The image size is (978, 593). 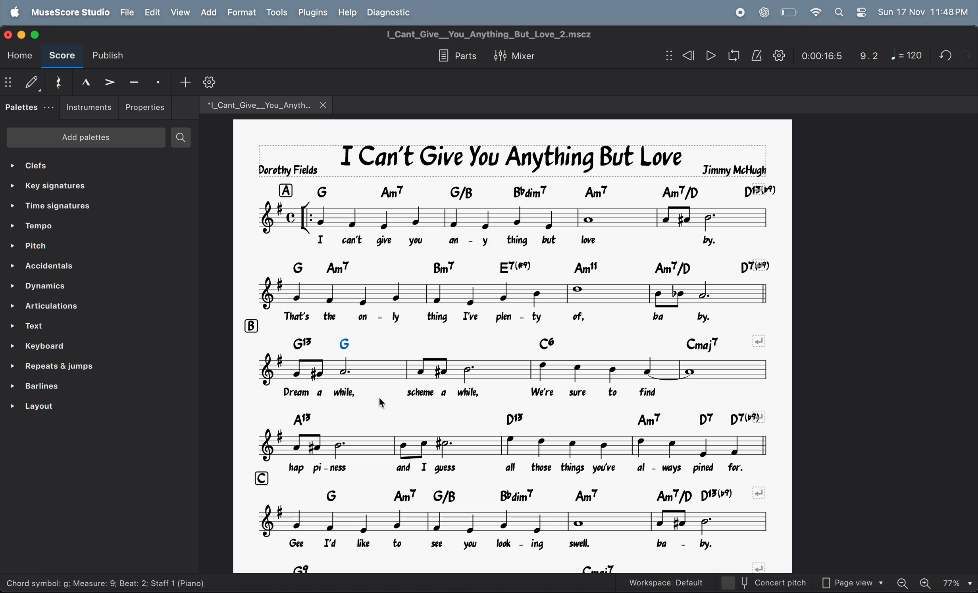 I want to click on battery, so click(x=789, y=12).